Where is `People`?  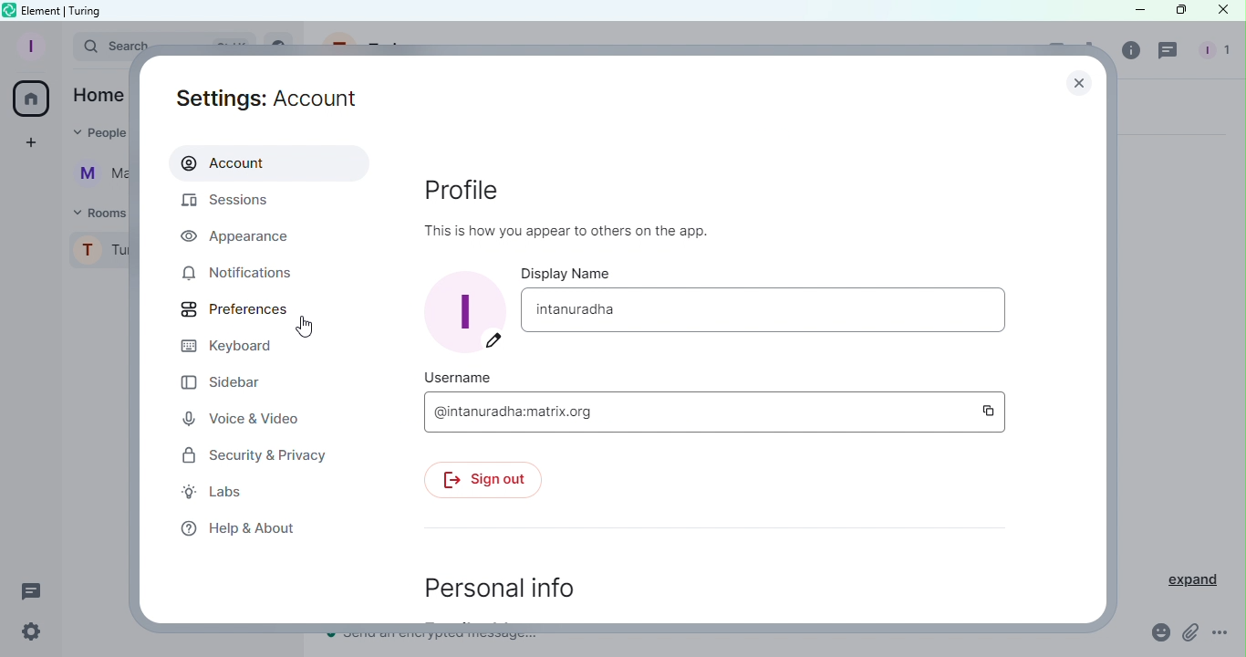
People is located at coordinates (1211, 52).